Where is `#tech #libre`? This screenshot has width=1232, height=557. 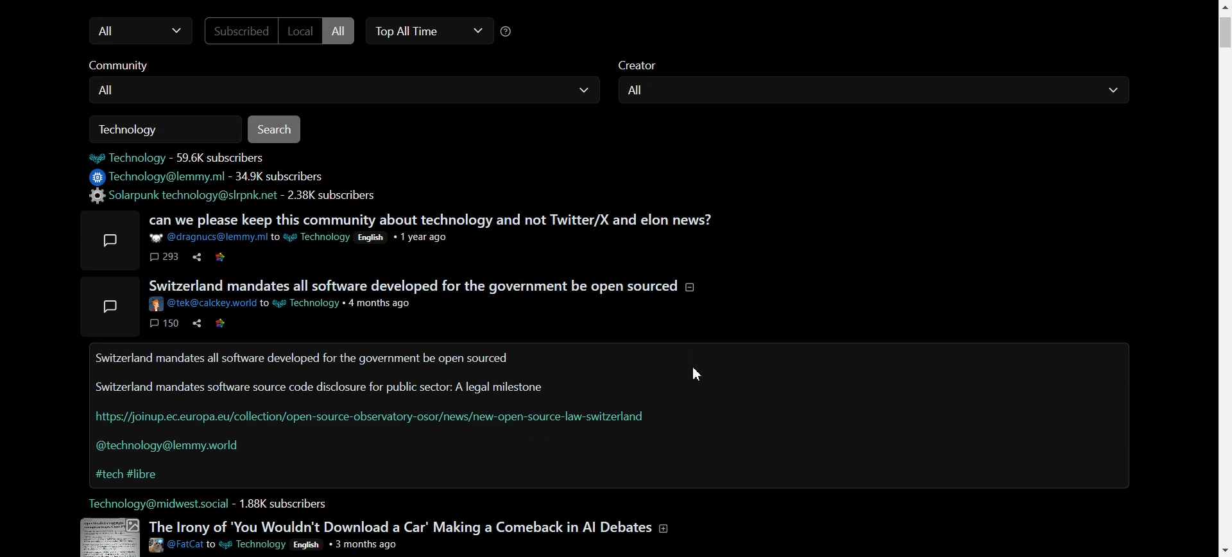 #tech #libre is located at coordinates (128, 475).